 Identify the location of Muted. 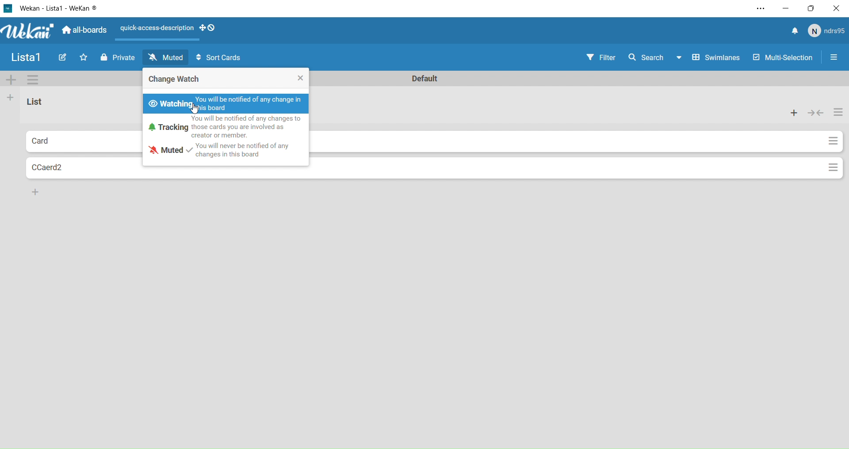
(167, 57).